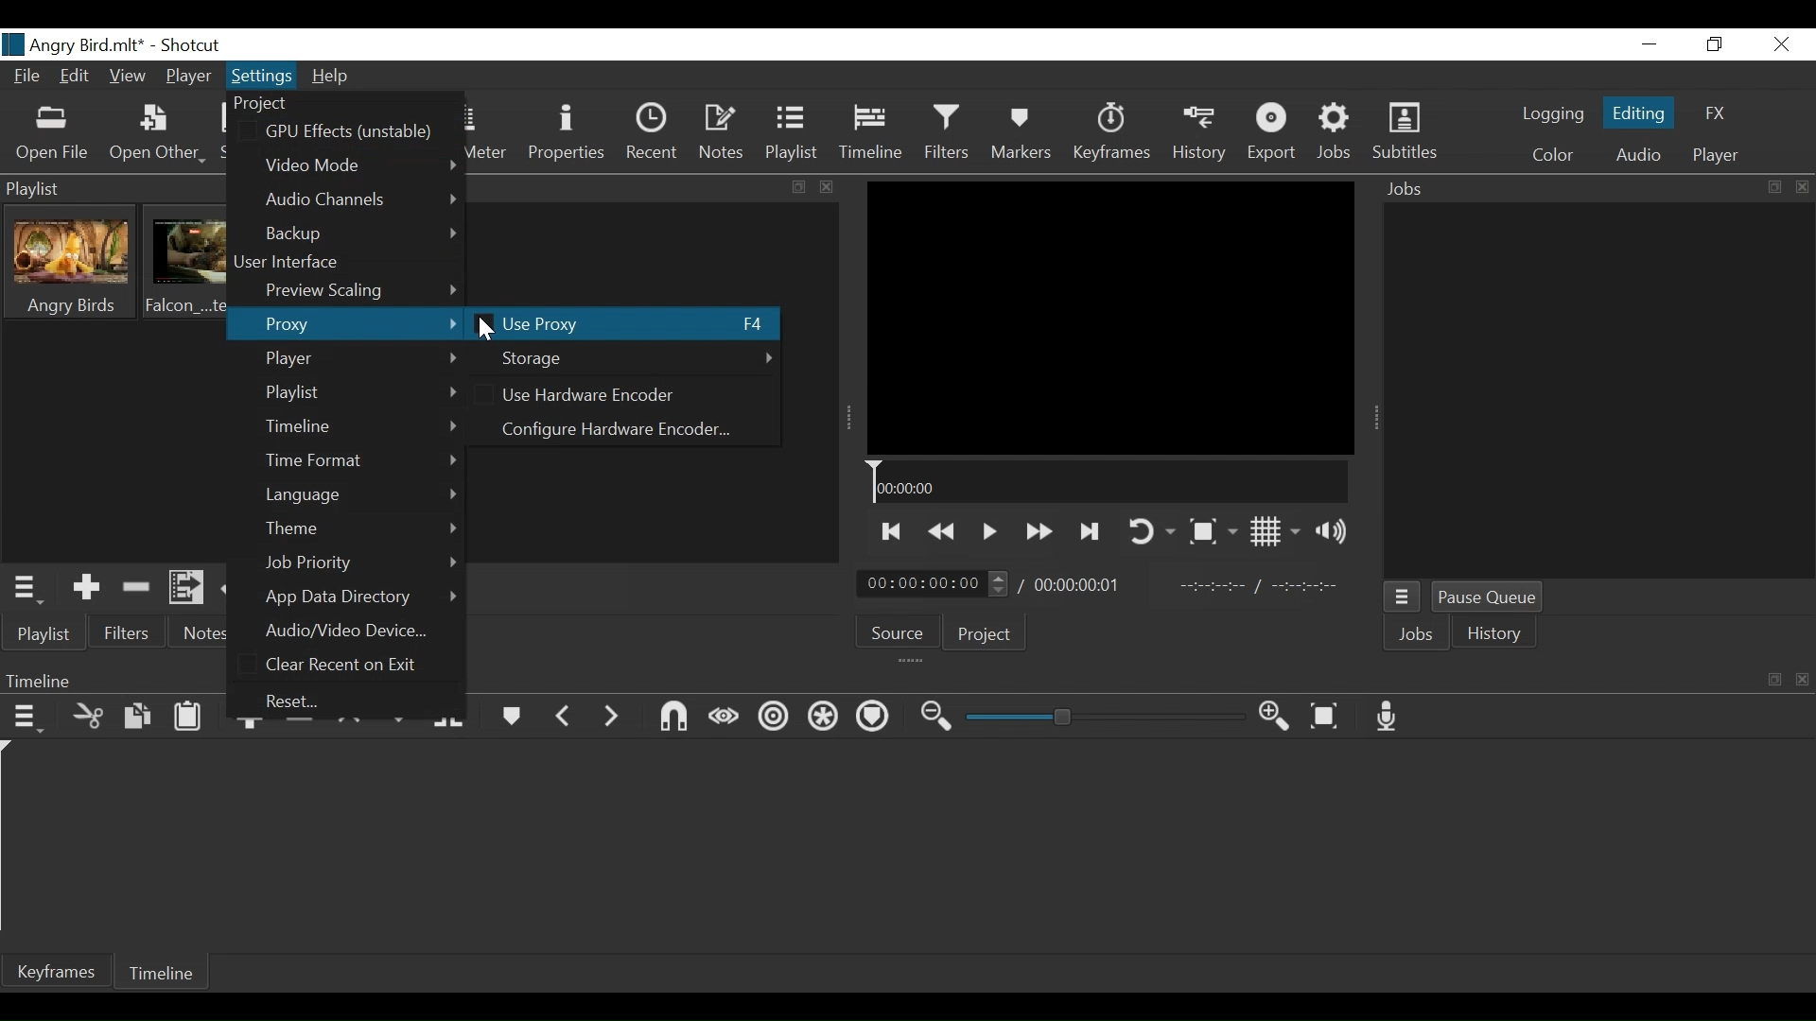  I want to click on Ripple Marker, so click(873, 718).